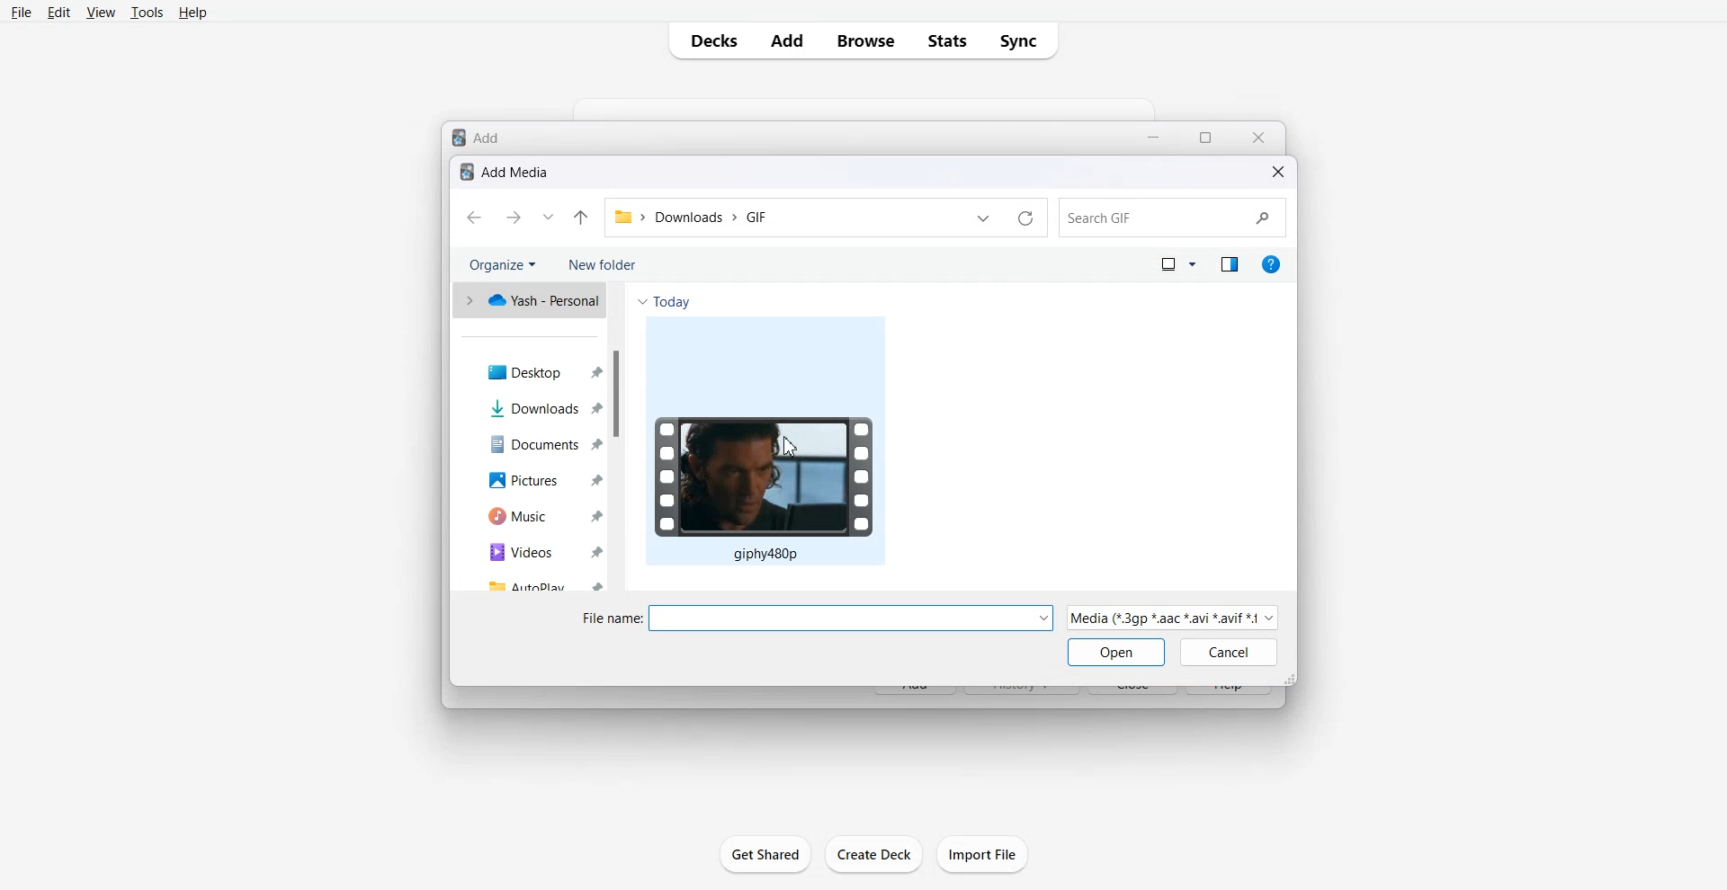 This screenshot has height=890, width=1727. Describe the element at coordinates (1178, 265) in the screenshot. I see `Change your View` at that location.